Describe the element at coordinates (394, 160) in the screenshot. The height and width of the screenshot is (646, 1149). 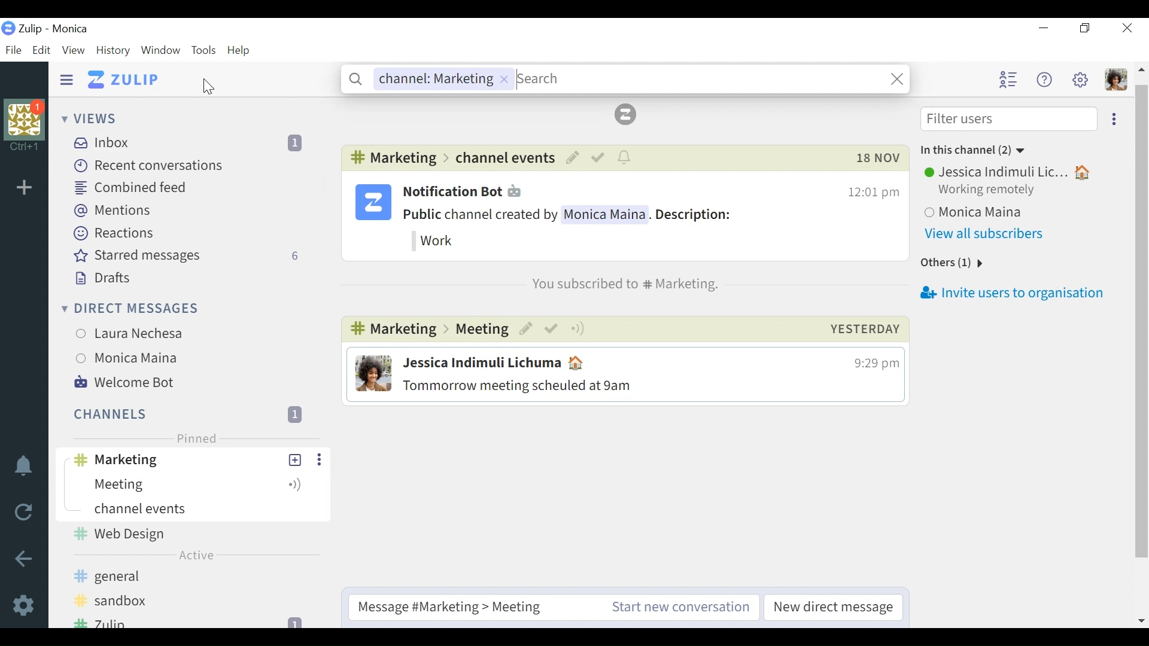
I see `#channel` at that location.